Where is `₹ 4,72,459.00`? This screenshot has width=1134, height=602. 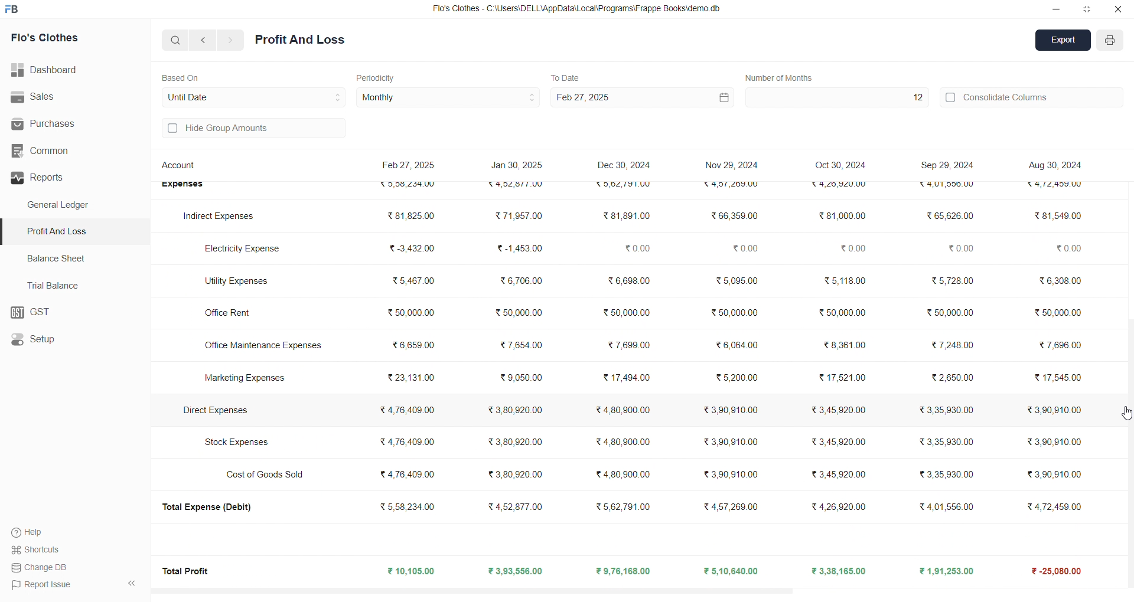
₹ 4,72,459.00 is located at coordinates (1051, 505).